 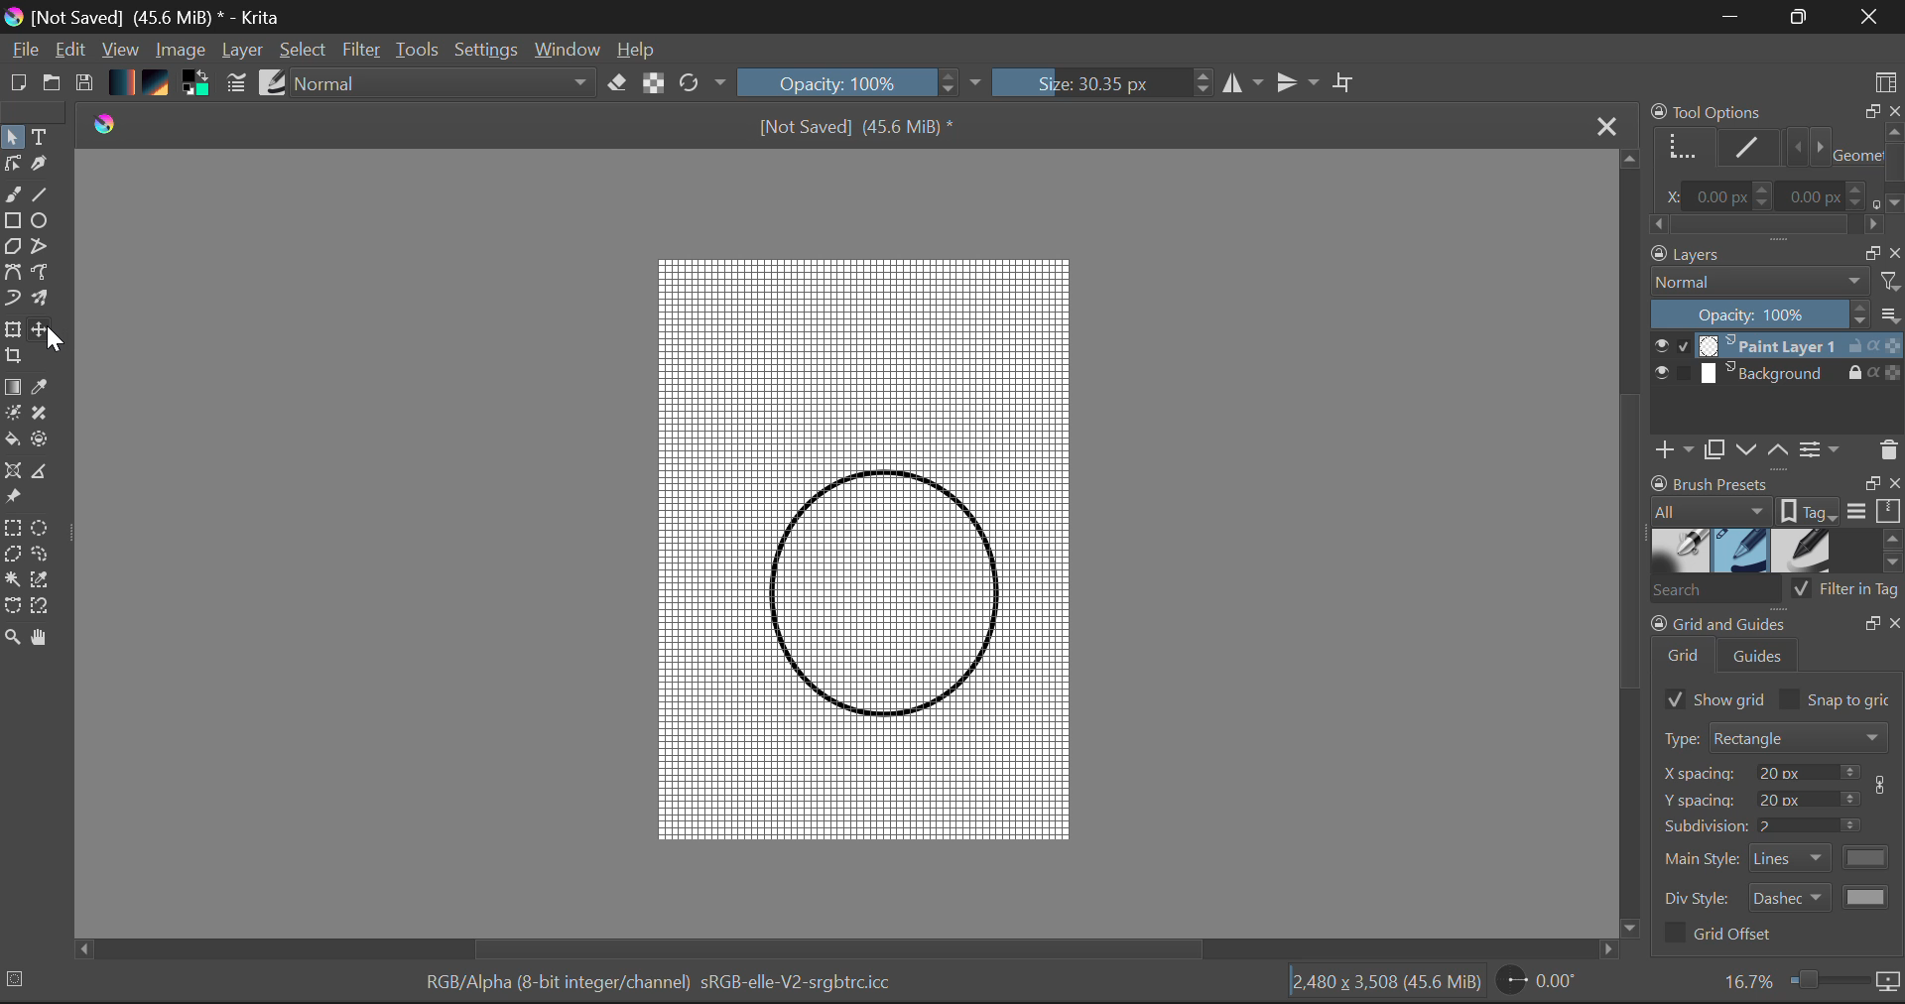 What do you see at coordinates (439, 85) in the screenshot?
I see `Blending Modes` at bounding box center [439, 85].